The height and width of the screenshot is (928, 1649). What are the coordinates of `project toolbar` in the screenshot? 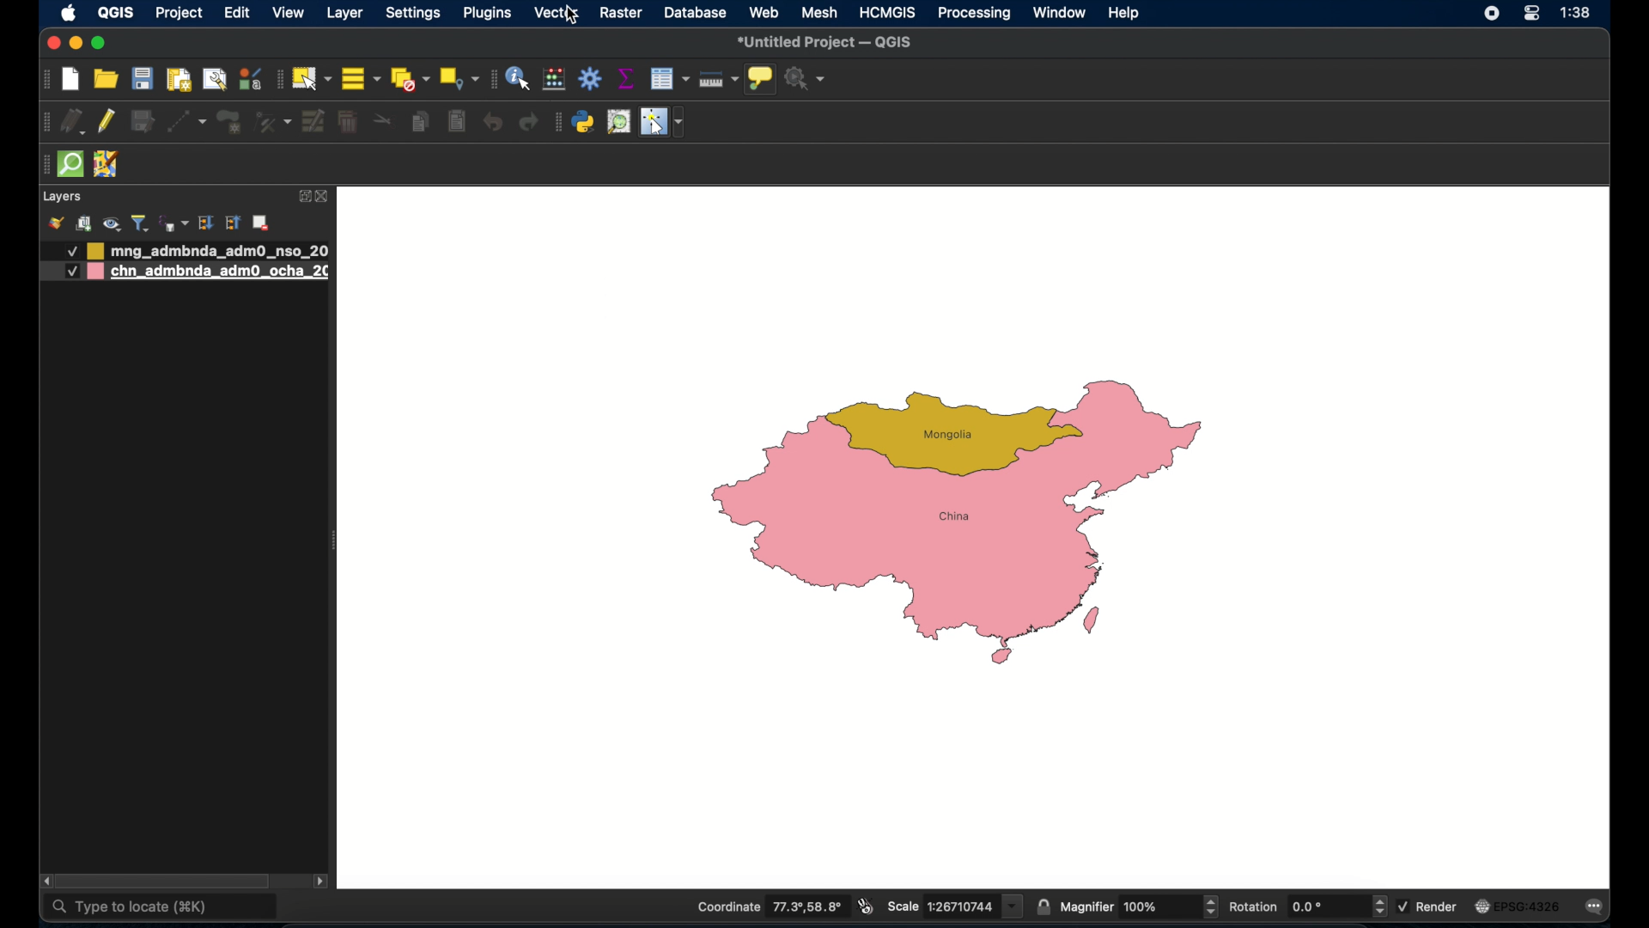 It's located at (44, 80).